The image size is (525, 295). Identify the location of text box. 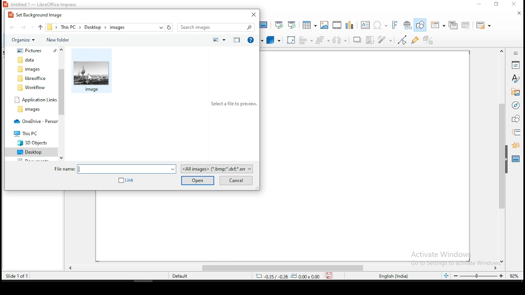
(365, 25).